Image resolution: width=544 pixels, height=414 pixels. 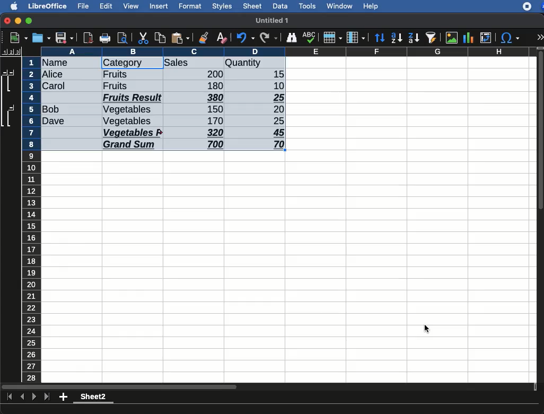 What do you see at coordinates (133, 97) in the screenshot?
I see `Fruits result` at bounding box center [133, 97].